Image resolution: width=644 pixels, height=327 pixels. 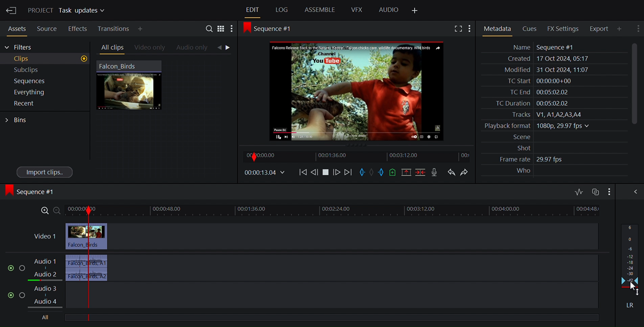 What do you see at coordinates (527, 103) in the screenshot?
I see `TC Duration  00:05:02.02` at bounding box center [527, 103].